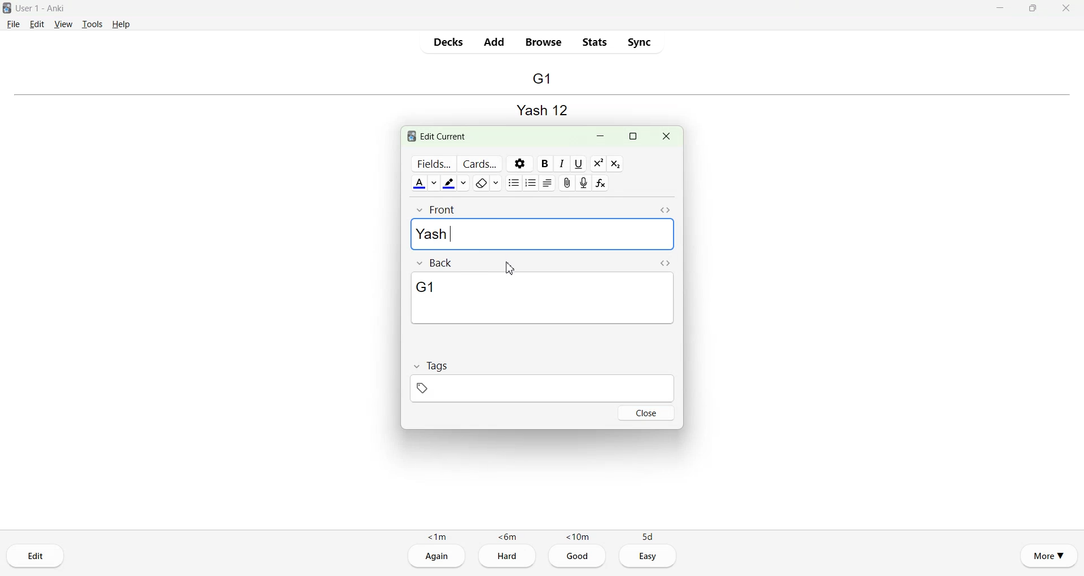  Describe the element at coordinates (1002, 8) in the screenshot. I see `Minimize` at that location.